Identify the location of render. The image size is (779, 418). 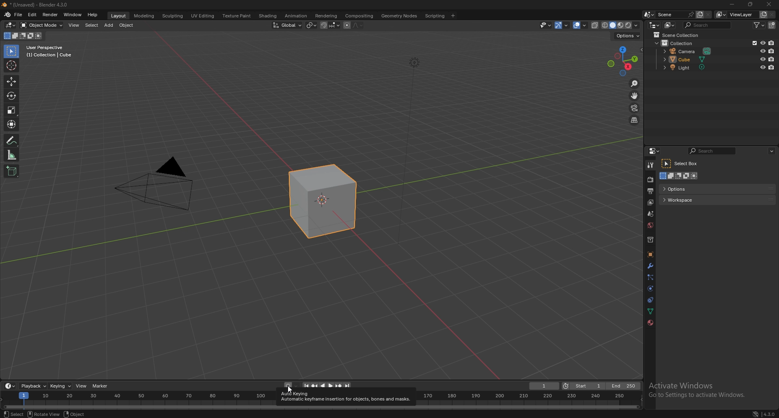
(50, 14).